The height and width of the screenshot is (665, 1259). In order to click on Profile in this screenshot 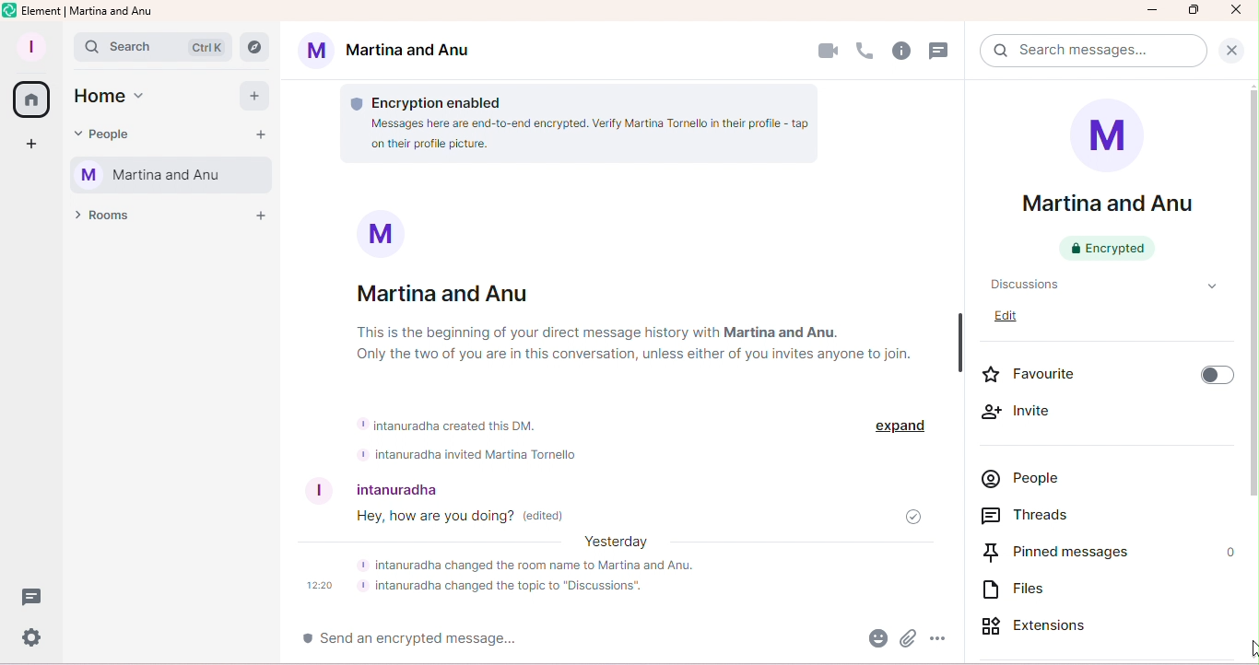, I will do `click(29, 48)`.